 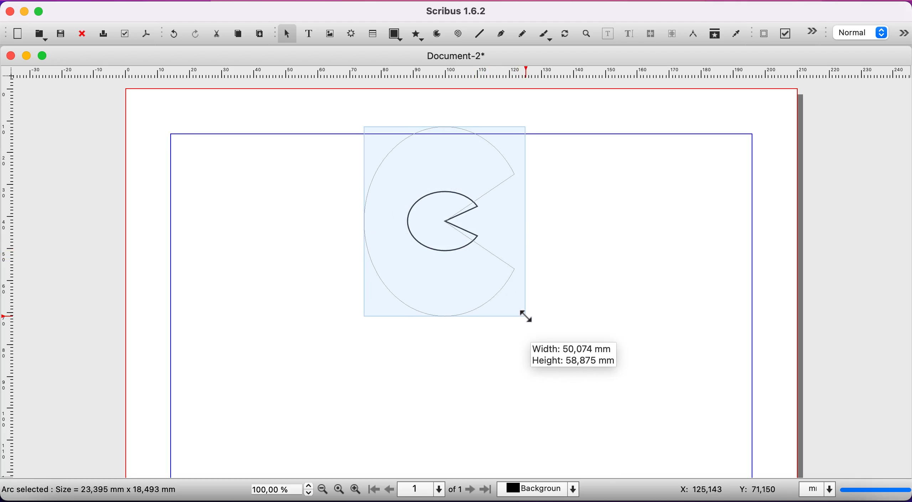 I want to click on close, so click(x=11, y=56).